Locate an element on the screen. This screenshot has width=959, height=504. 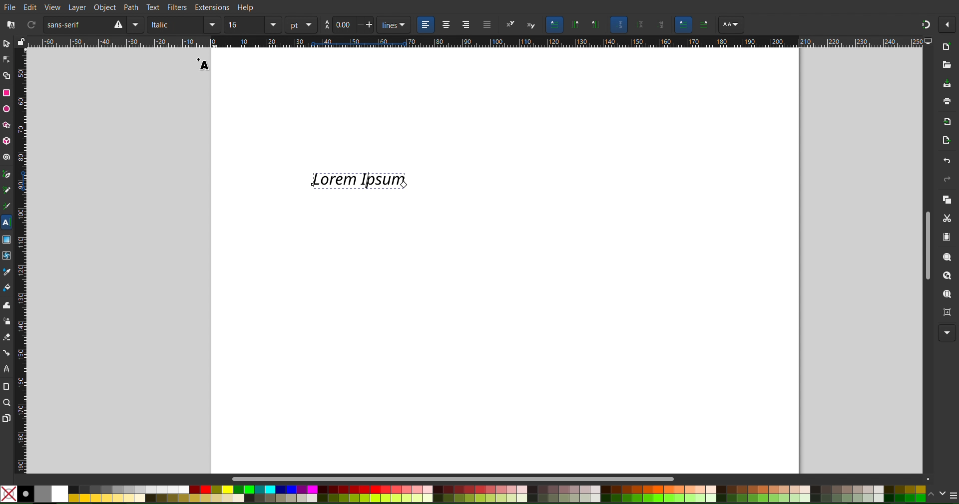
Path is located at coordinates (133, 7).